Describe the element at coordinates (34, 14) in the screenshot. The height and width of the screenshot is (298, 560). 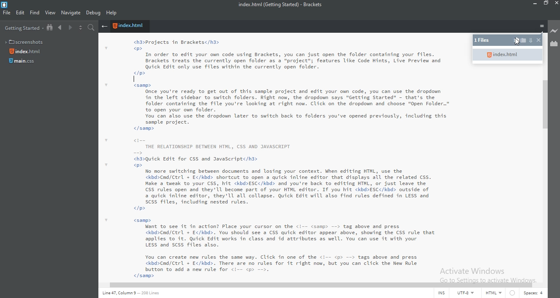
I see `Find` at that location.